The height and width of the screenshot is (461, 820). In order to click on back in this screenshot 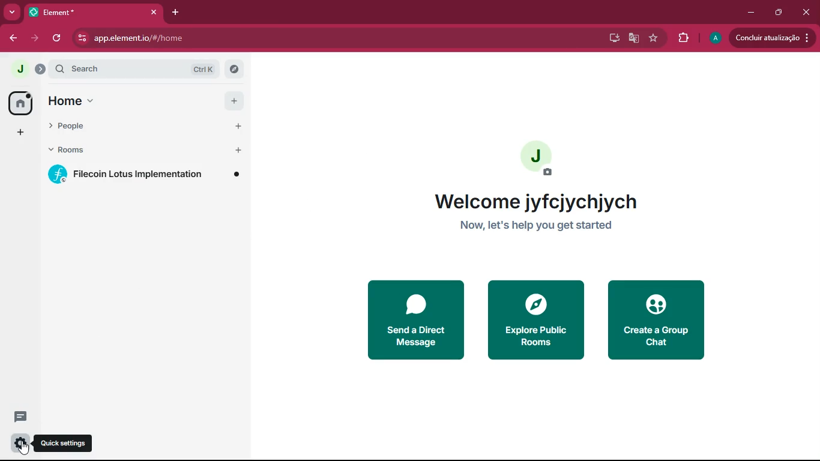, I will do `click(11, 38)`.